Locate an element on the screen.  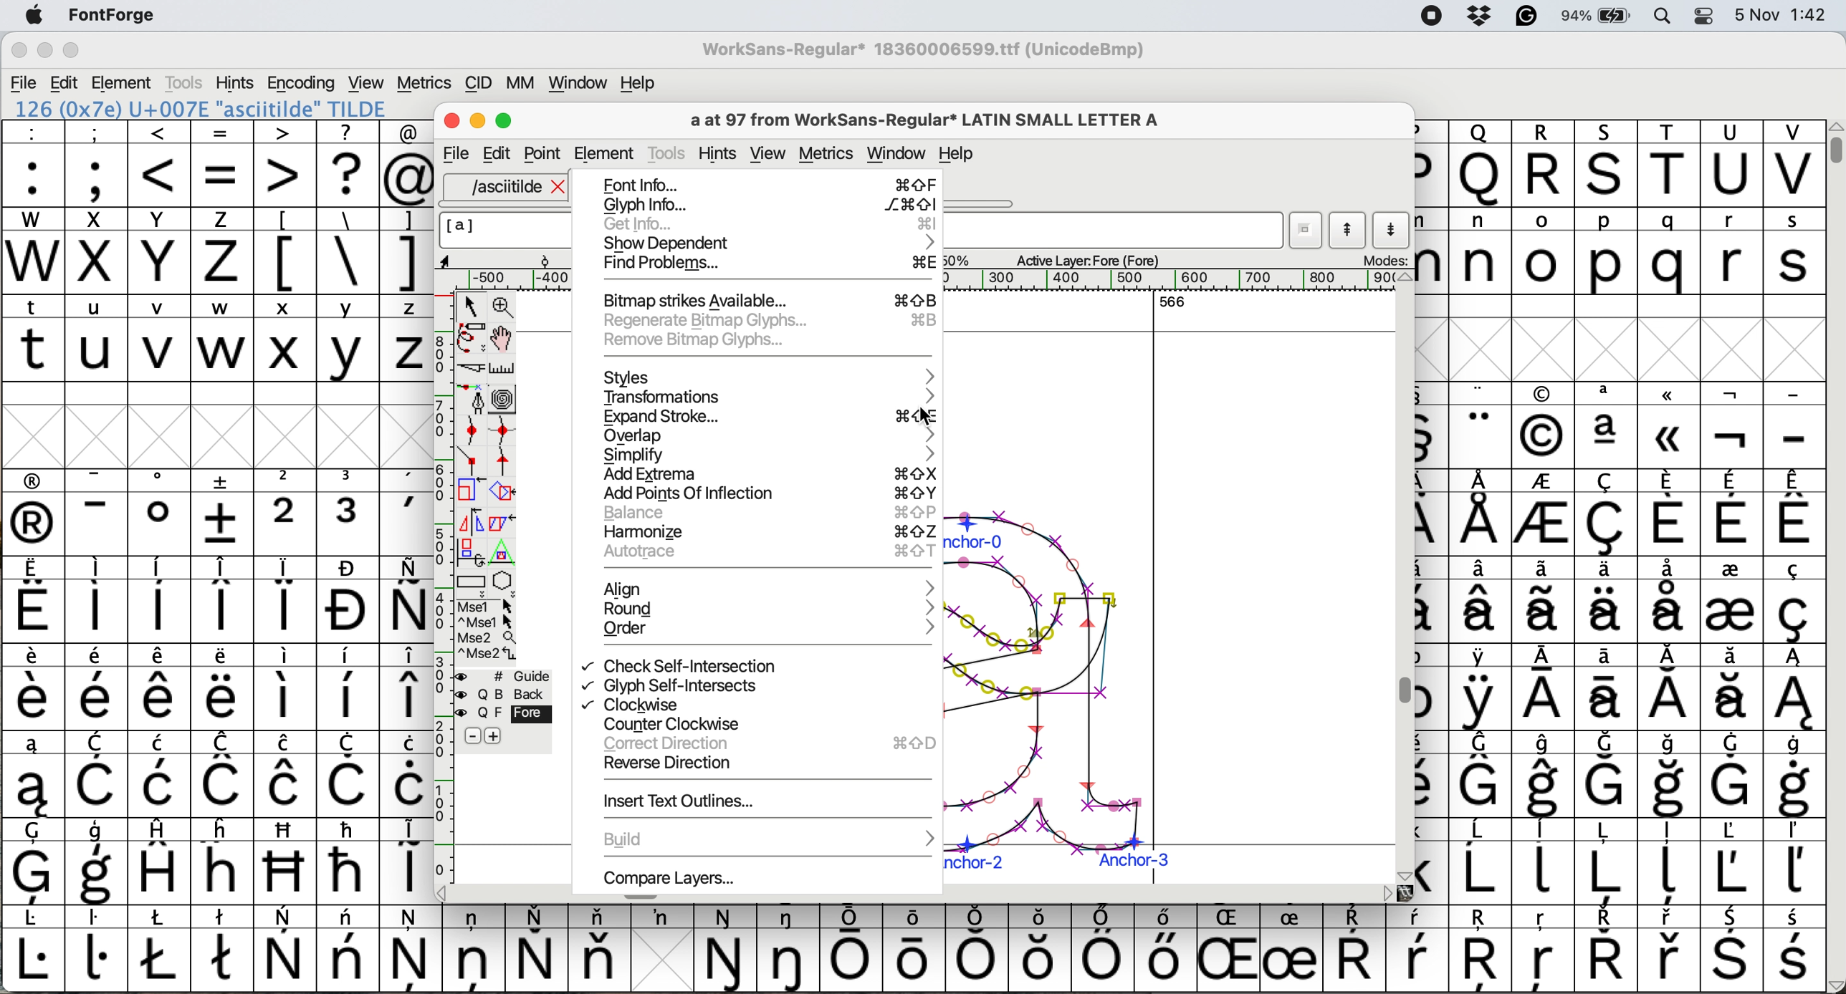
T is located at coordinates (1673, 165).